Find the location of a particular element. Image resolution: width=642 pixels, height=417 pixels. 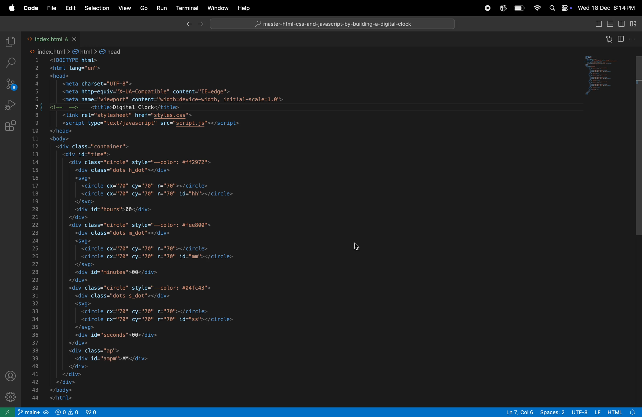

mazimize is located at coordinates (23, 23).